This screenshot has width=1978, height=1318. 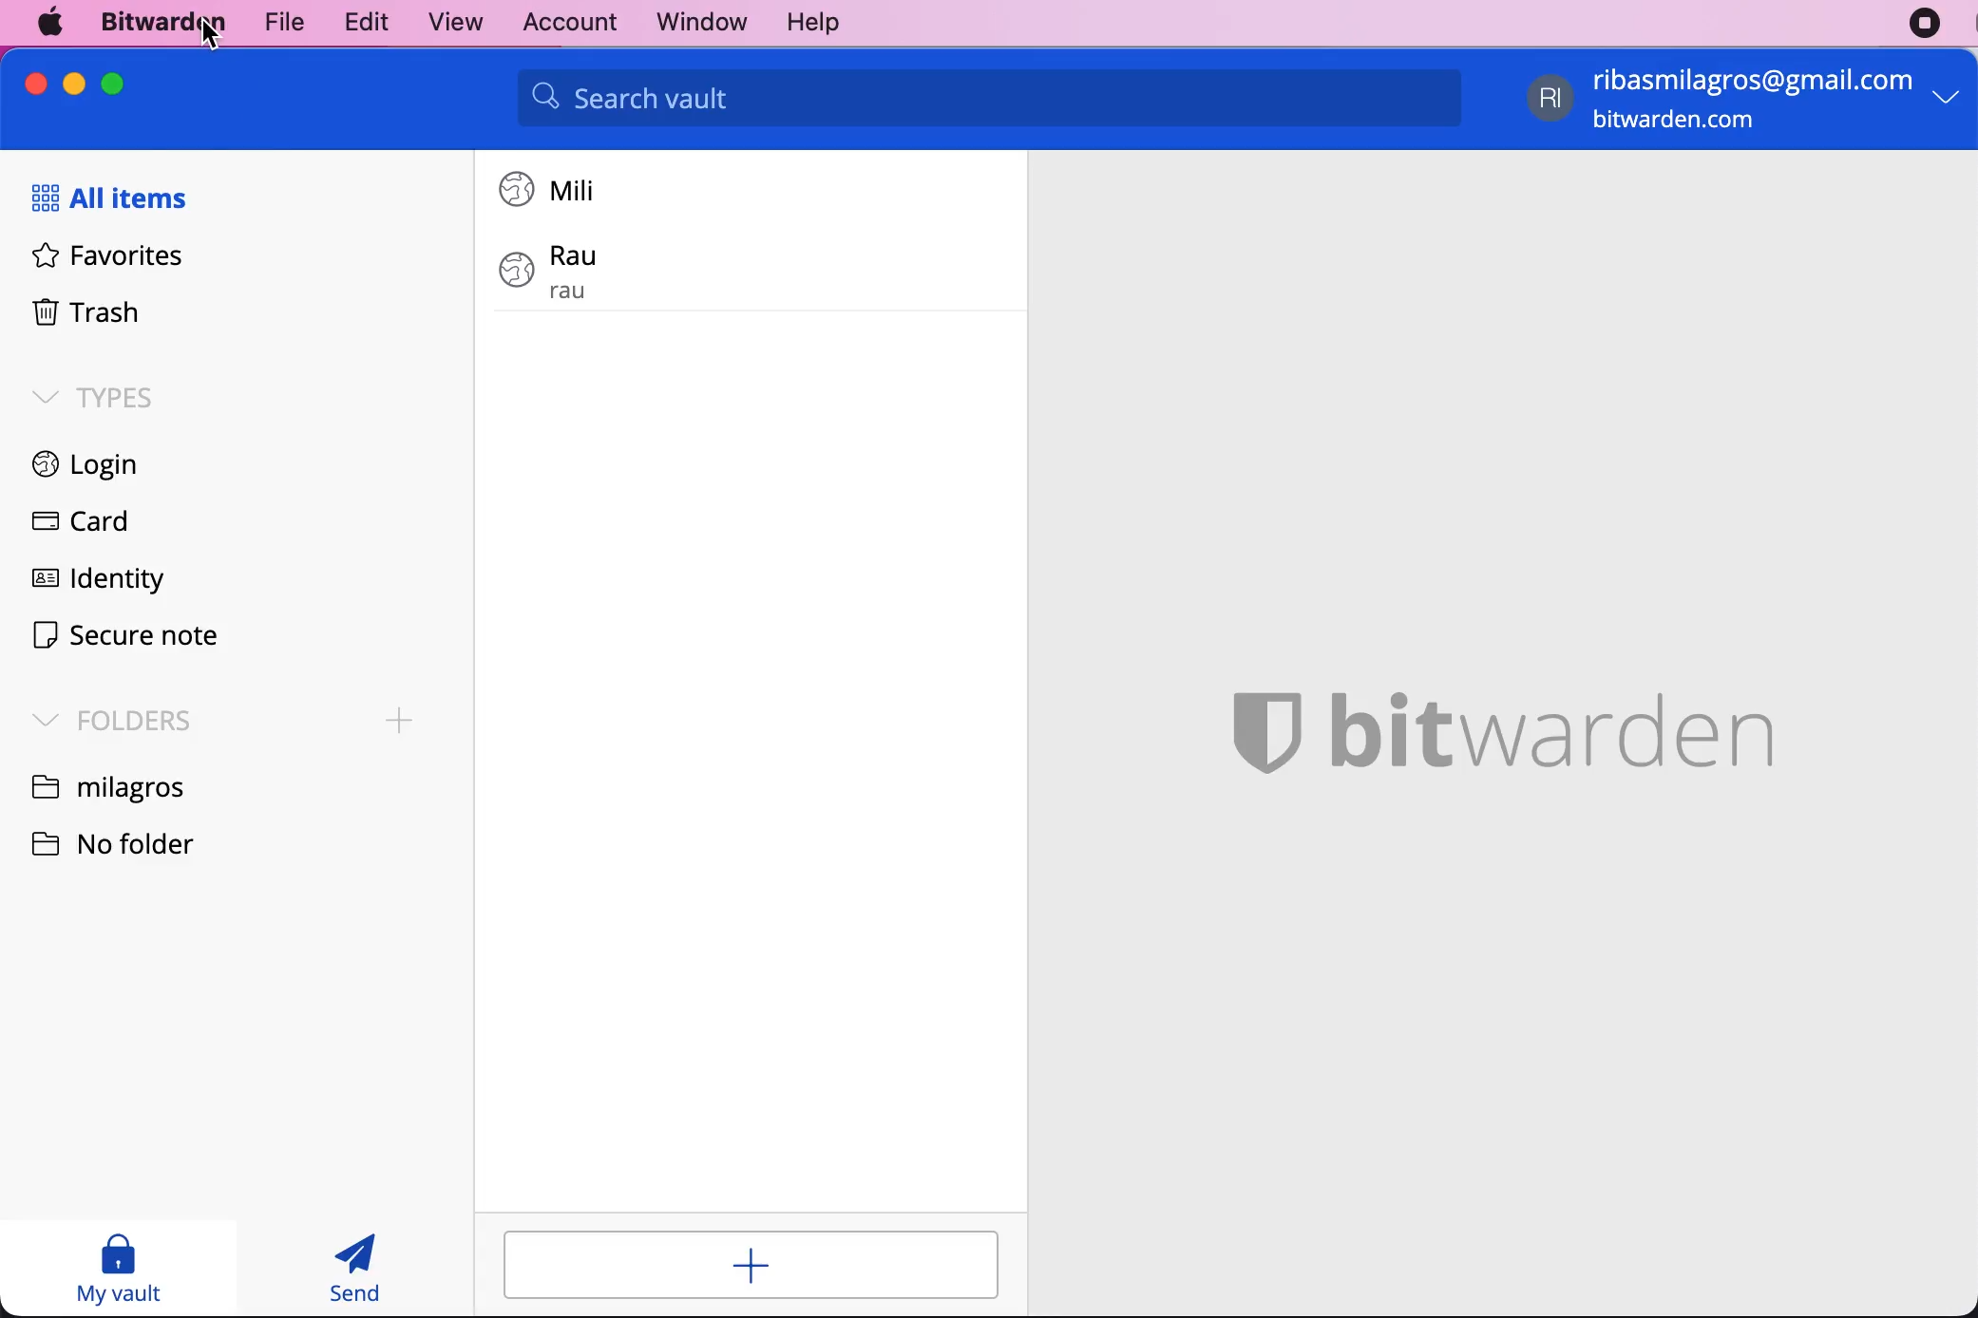 I want to click on favorites, so click(x=99, y=261).